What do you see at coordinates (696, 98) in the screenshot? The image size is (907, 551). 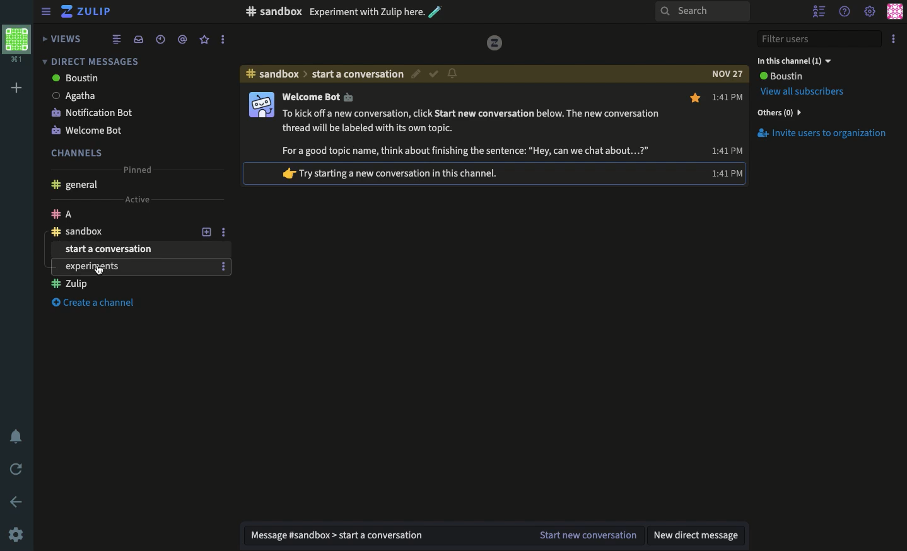 I see `Favorite` at bounding box center [696, 98].